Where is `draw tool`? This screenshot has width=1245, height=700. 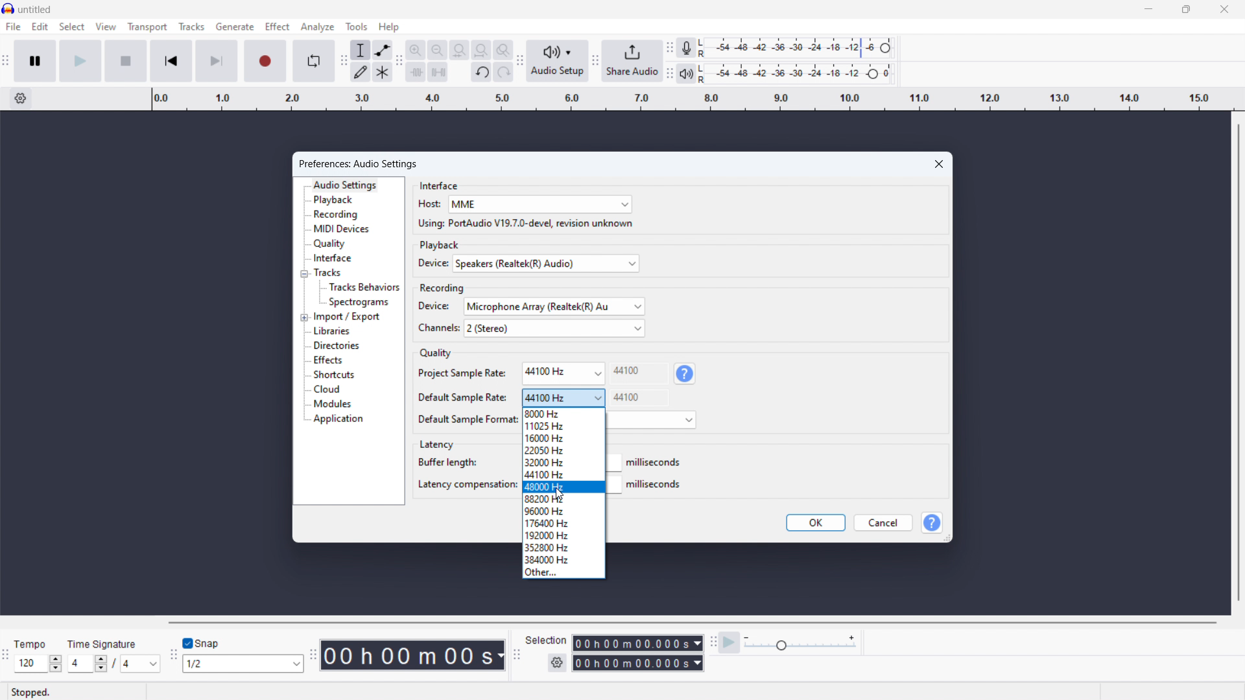 draw tool is located at coordinates (361, 72).